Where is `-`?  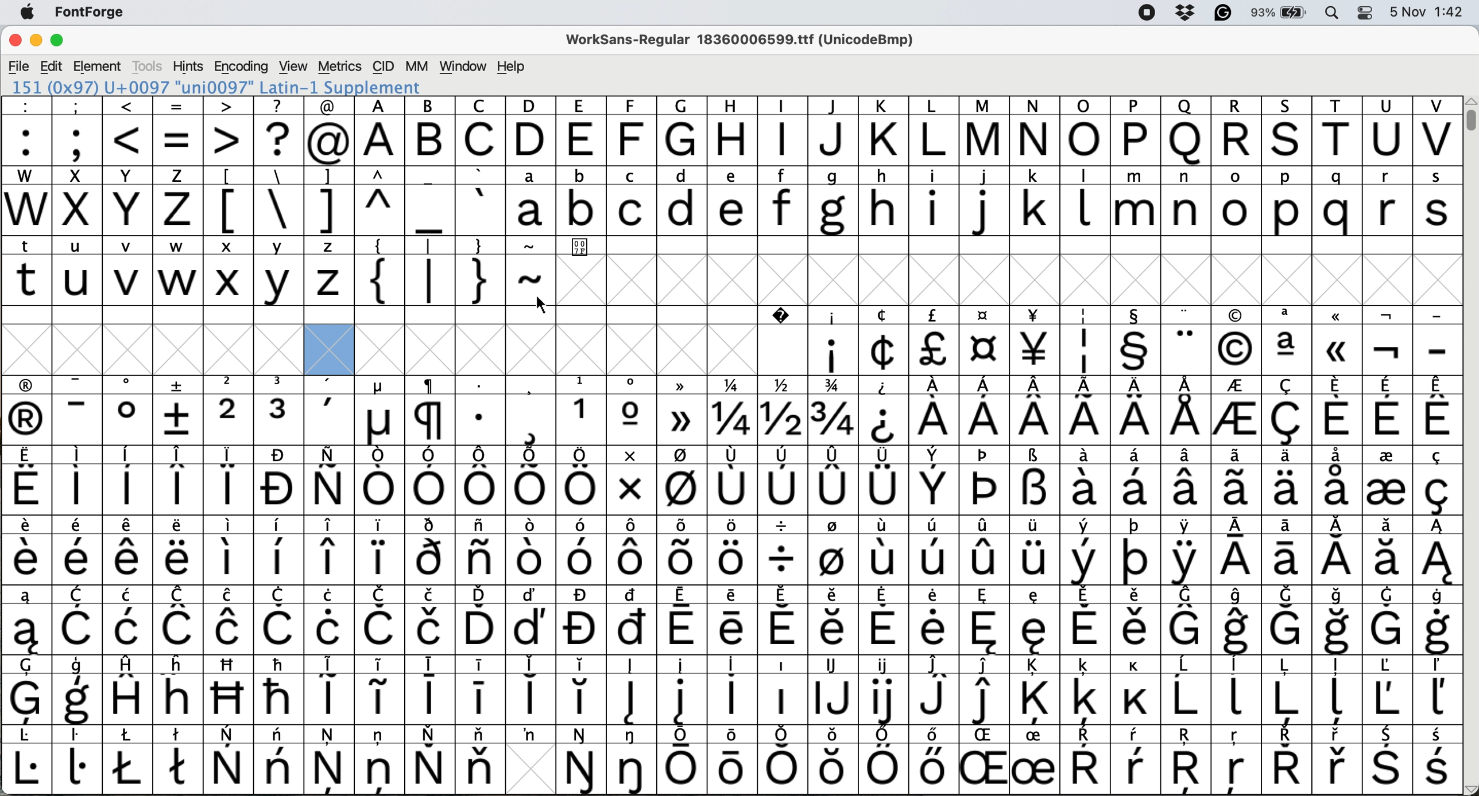
- is located at coordinates (1438, 342).